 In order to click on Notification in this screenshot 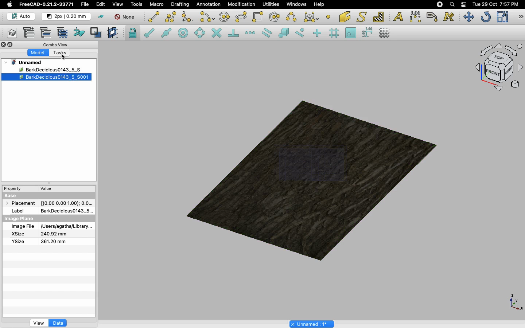, I will do `click(464, 4)`.